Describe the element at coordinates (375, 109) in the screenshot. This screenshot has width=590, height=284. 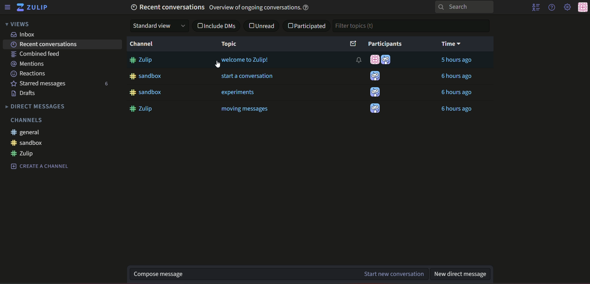
I see `icon` at that location.